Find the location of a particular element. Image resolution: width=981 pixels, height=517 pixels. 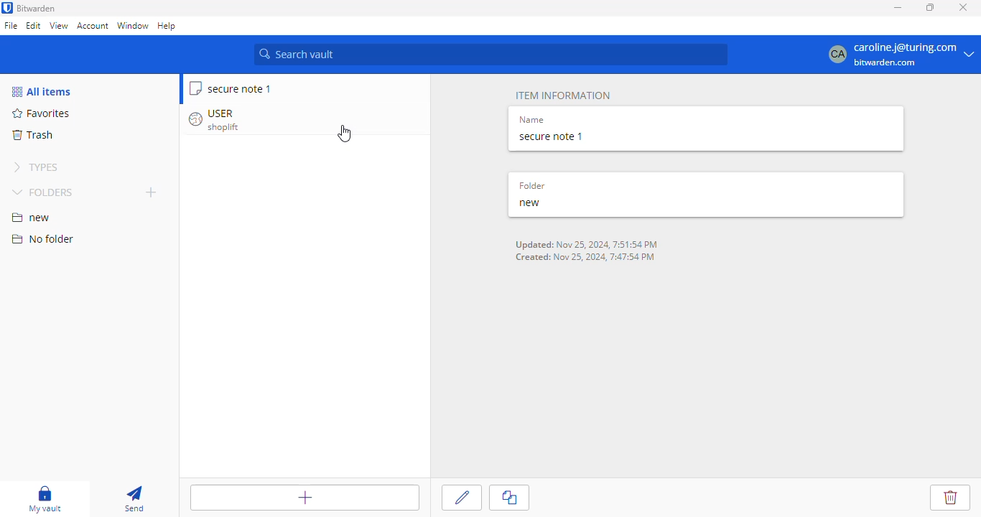

add folder is located at coordinates (152, 192).